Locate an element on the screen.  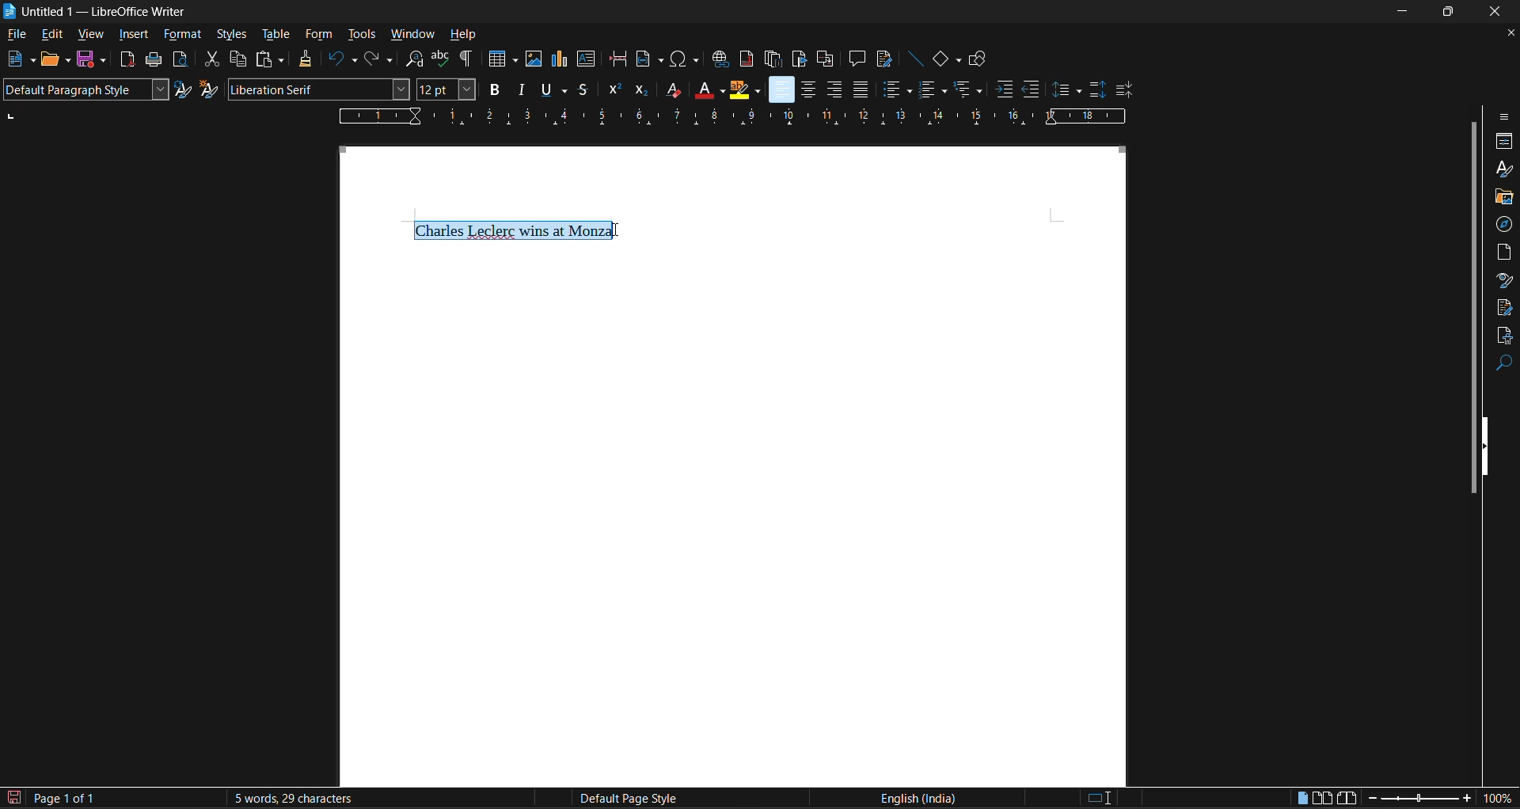
minimize is located at coordinates (1404, 9).